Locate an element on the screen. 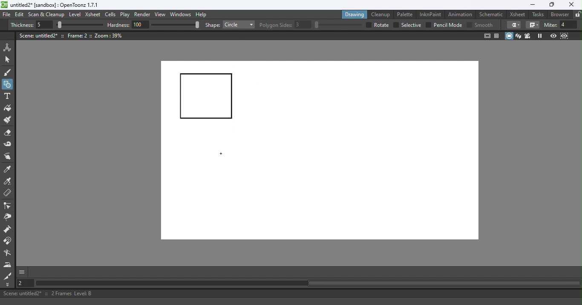 This screenshot has height=305, width=582. 3D View is located at coordinates (519, 36).